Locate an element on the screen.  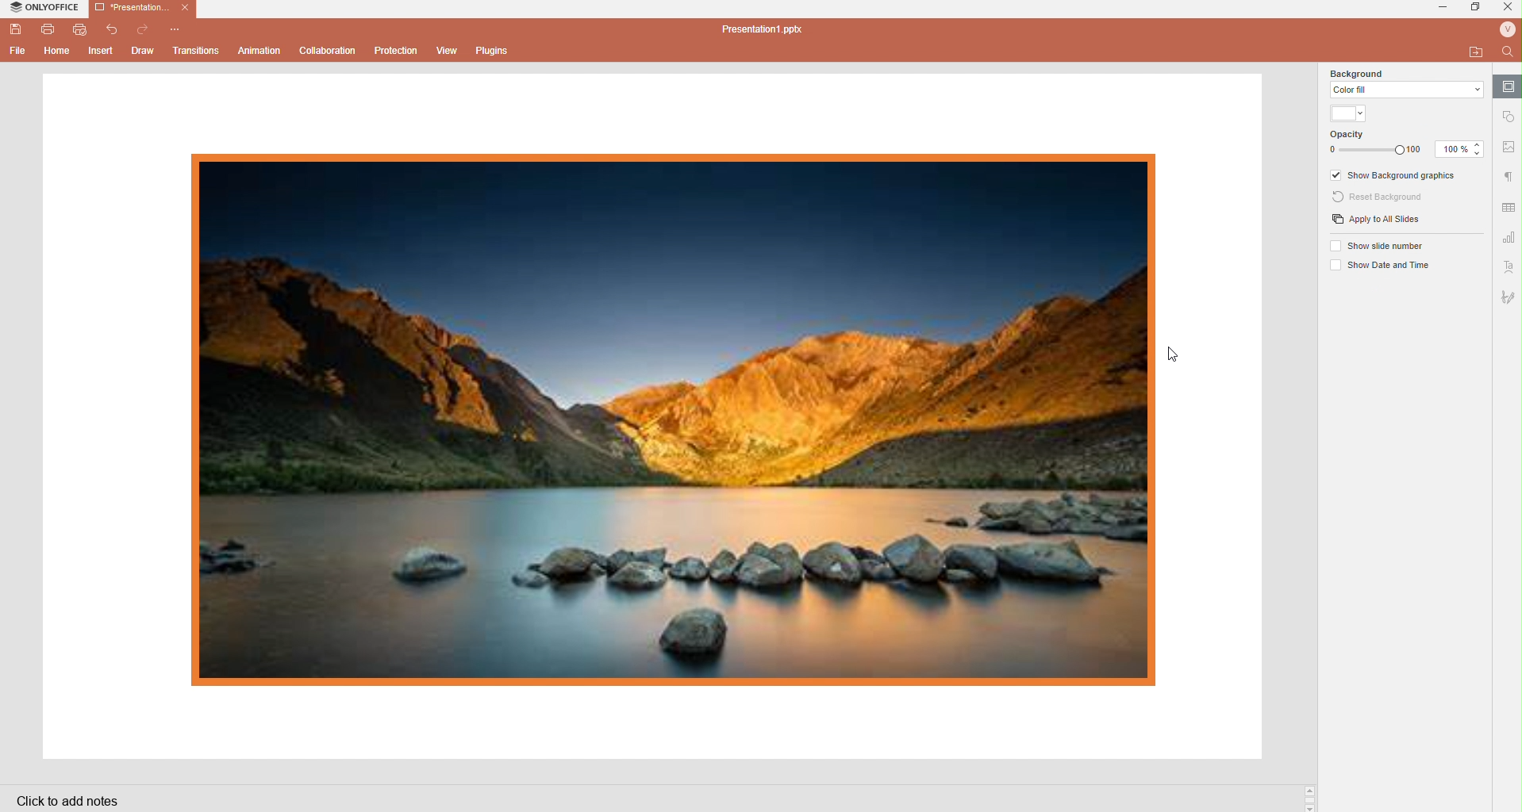
Protection is located at coordinates (398, 51).